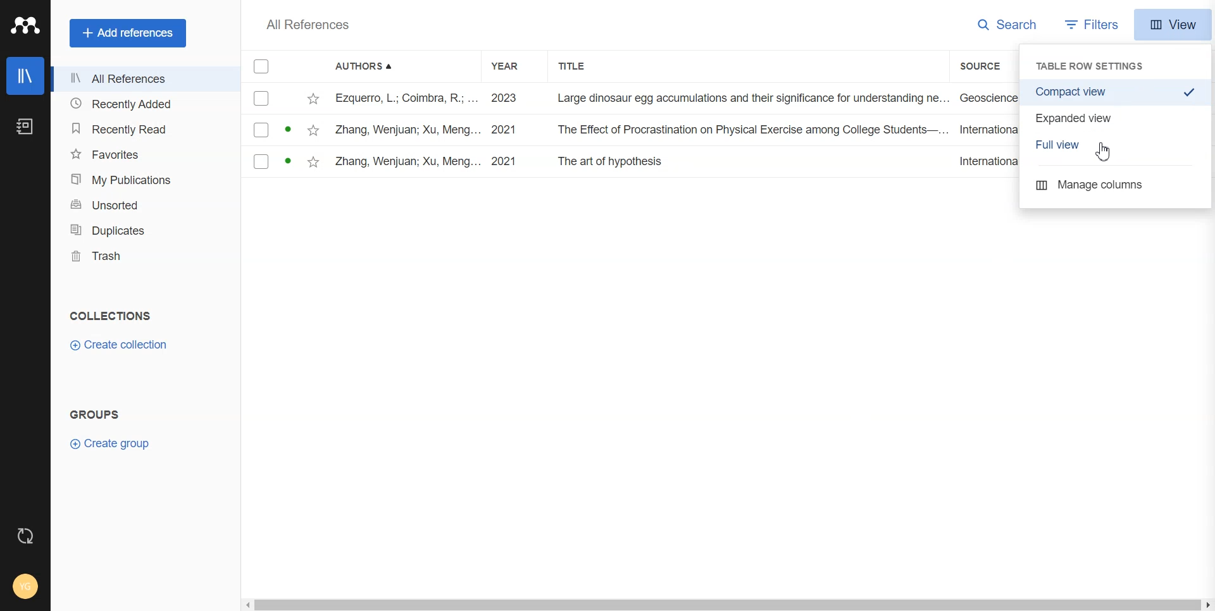 This screenshot has height=611, width=1215. What do you see at coordinates (262, 66) in the screenshot?
I see `Checkmarks` at bounding box center [262, 66].